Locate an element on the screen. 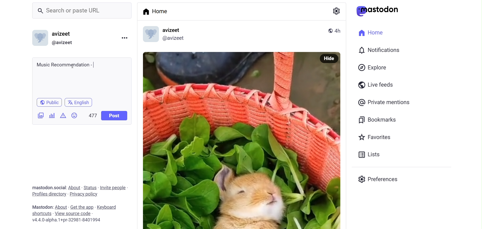 Image resolution: width=482 pixels, height=229 pixels. Live Feeds is located at coordinates (376, 85).